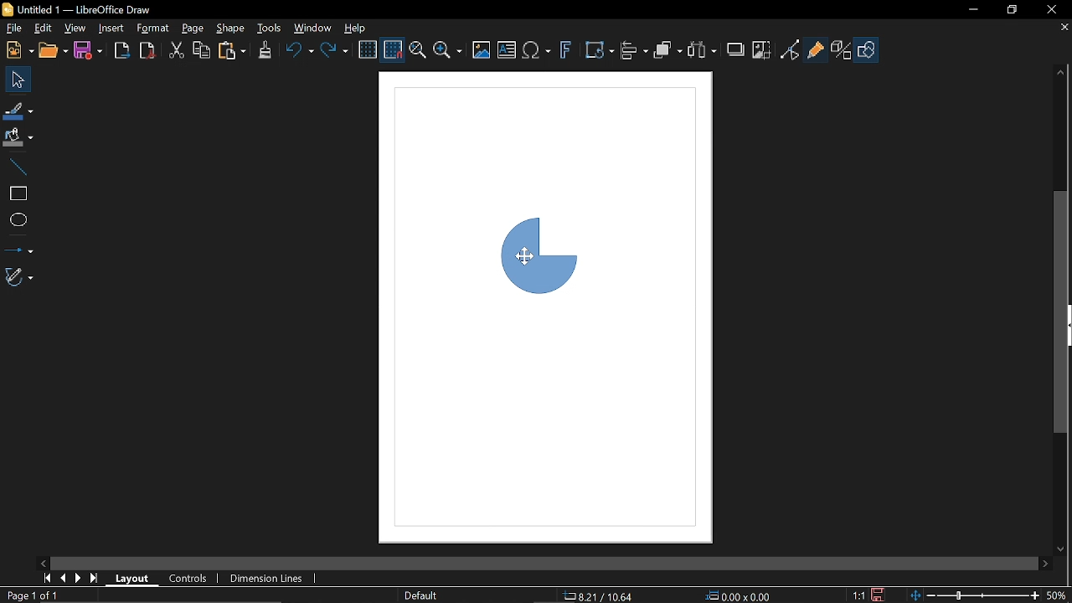 This screenshot has width=1072, height=603. I want to click on Line, so click(20, 168).